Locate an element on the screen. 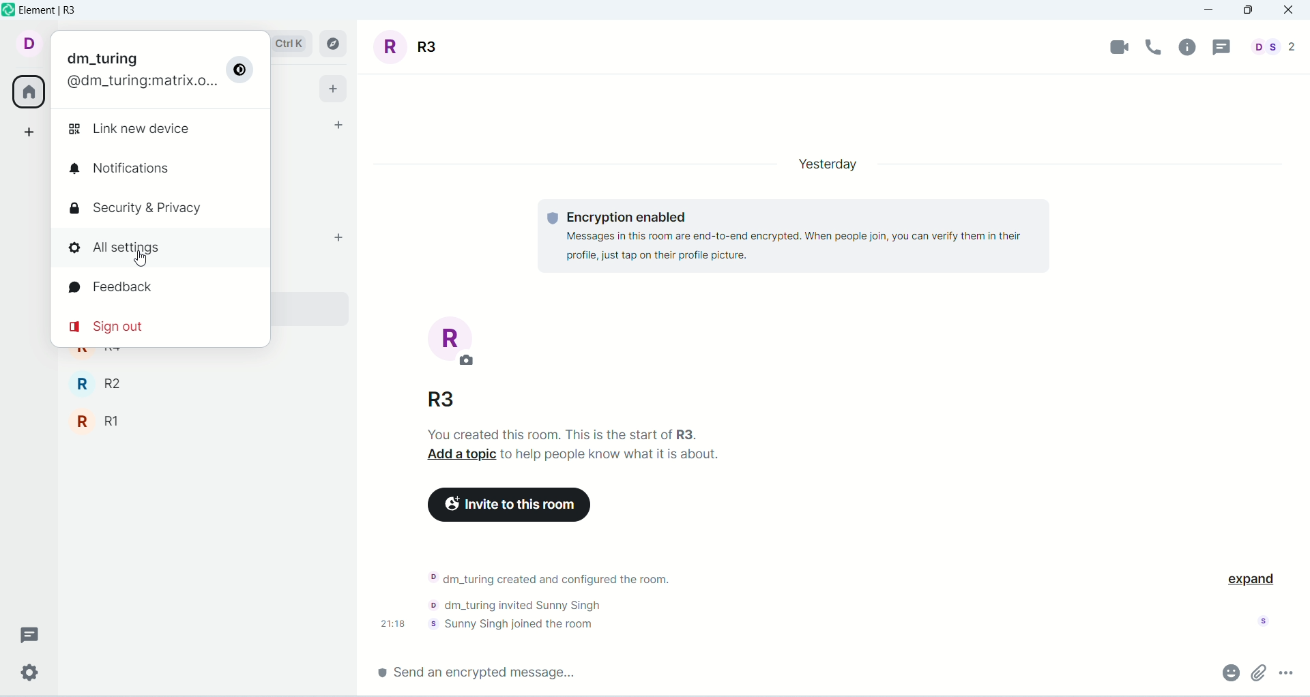 Image resolution: width=1310 pixels, height=697 pixels. invite to this room is located at coordinates (506, 505).